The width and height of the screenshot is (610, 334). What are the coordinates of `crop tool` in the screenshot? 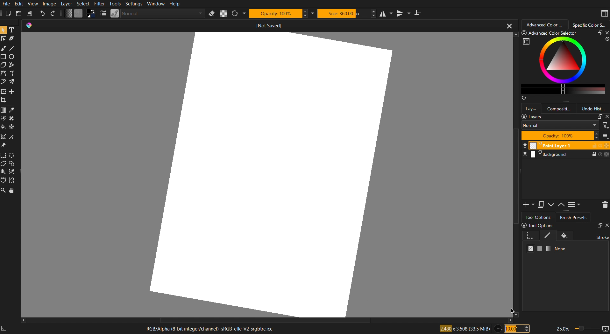 It's located at (4, 100).